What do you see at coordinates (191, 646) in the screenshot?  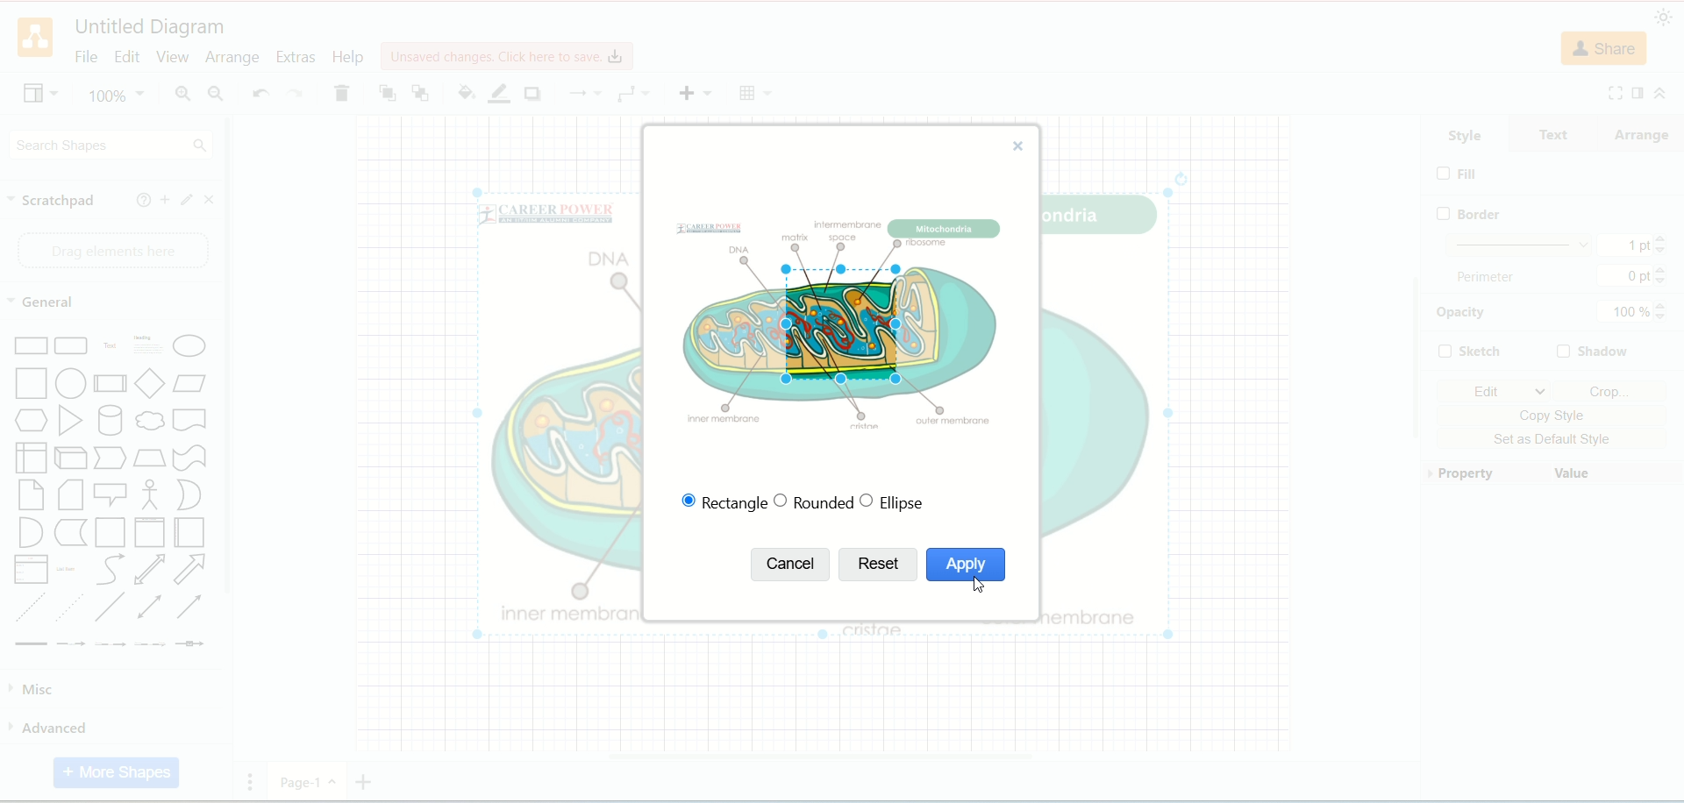 I see `Connector with Icon Symbol` at bounding box center [191, 646].